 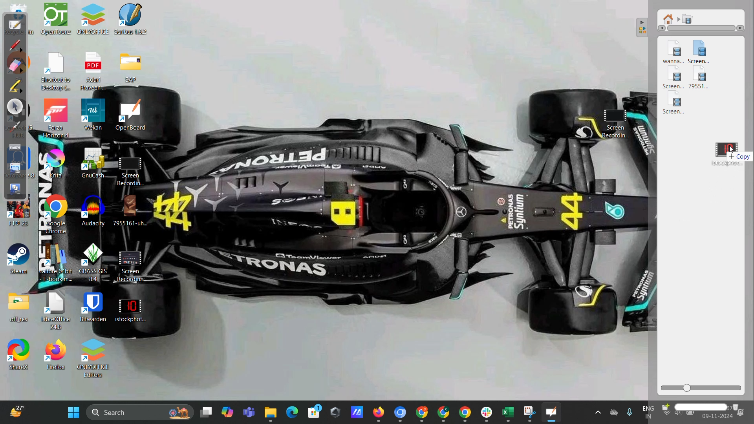 What do you see at coordinates (57, 119) in the screenshot?
I see `Forza Horizon 4` at bounding box center [57, 119].